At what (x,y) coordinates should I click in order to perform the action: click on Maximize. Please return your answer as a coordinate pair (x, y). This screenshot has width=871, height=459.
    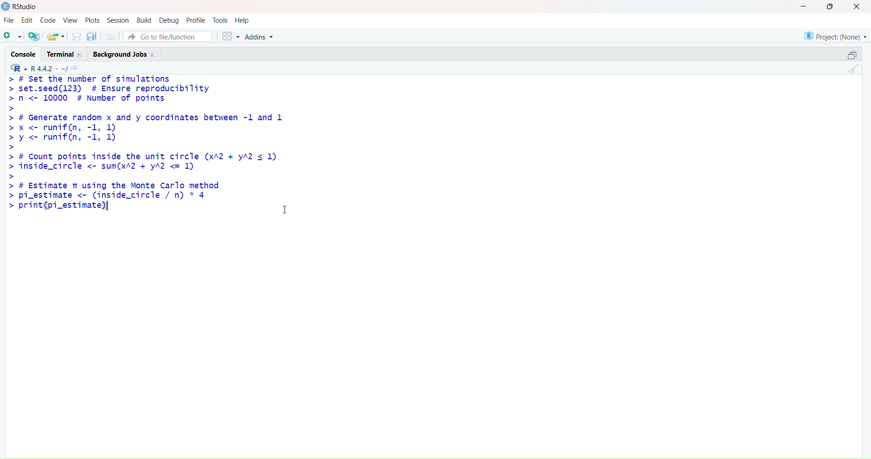
    Looking at the image, I should click on (832, 8).